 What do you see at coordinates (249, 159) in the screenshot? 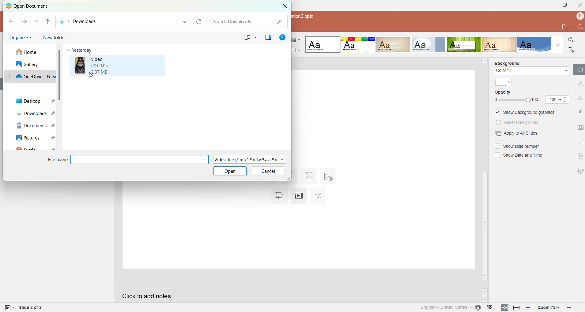
I see `File Type` at bounding box center [249, 159].